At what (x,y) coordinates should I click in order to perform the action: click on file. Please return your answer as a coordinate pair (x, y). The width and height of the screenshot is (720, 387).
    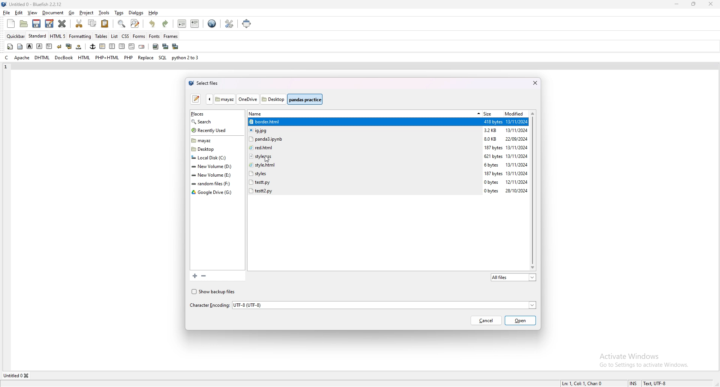
    Looking at the image, I should click on (364, 156).